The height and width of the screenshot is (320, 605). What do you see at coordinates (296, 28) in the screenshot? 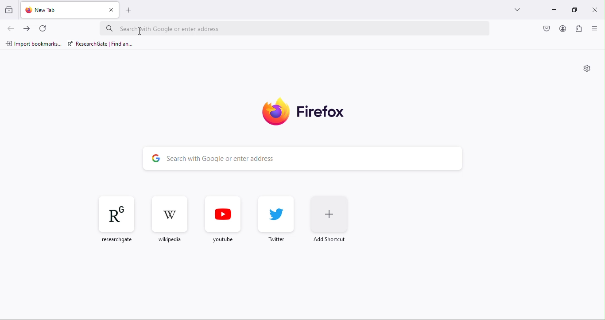
I see `search bar` at bounding box center [296, 28].